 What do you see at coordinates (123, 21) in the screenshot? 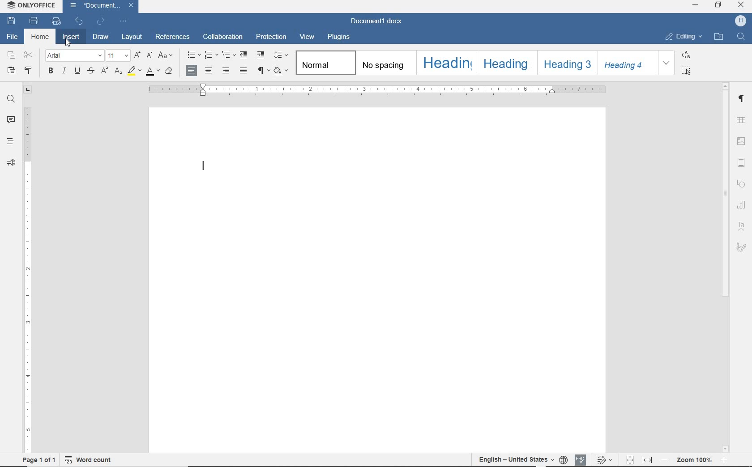
I see `customize quick access toolbar` at bounding box center [123, 21].